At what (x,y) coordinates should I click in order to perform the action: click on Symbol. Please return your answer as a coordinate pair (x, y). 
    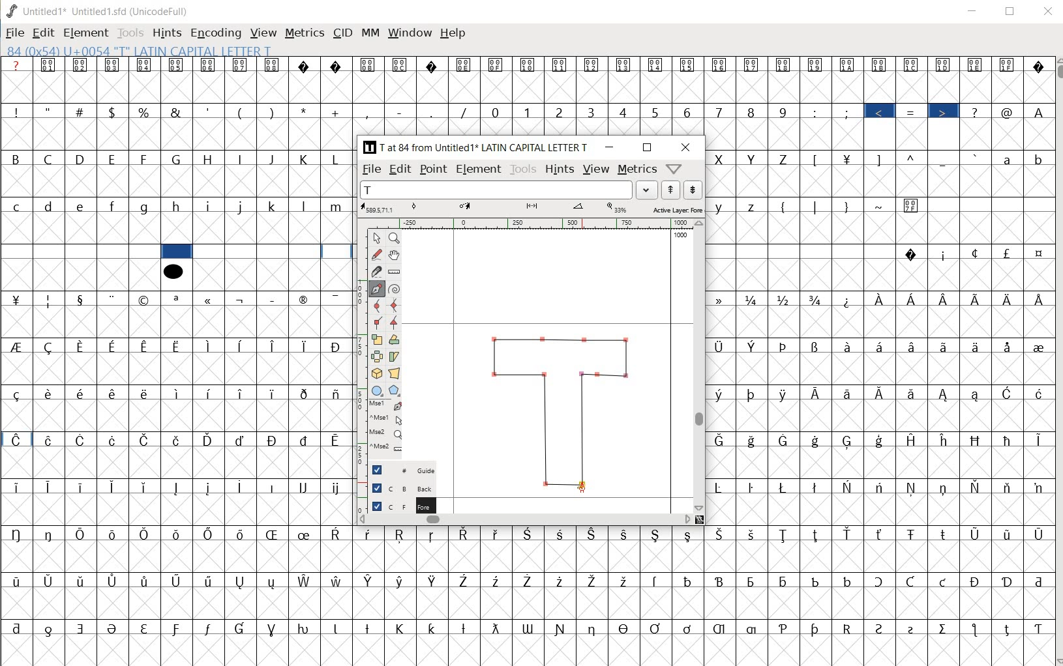
    Looking at the image, I should click on (625, 66).